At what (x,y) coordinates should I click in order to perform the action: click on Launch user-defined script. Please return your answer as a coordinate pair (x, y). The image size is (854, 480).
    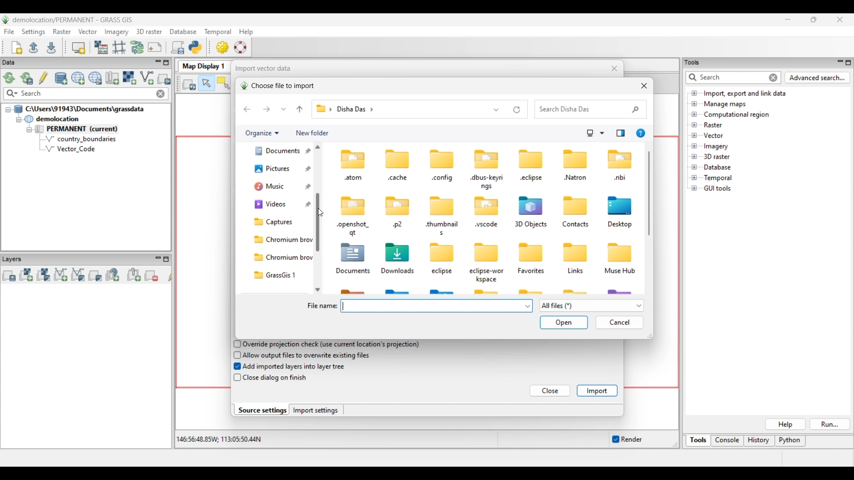
    Looking at the image, I should click on (177, 47).